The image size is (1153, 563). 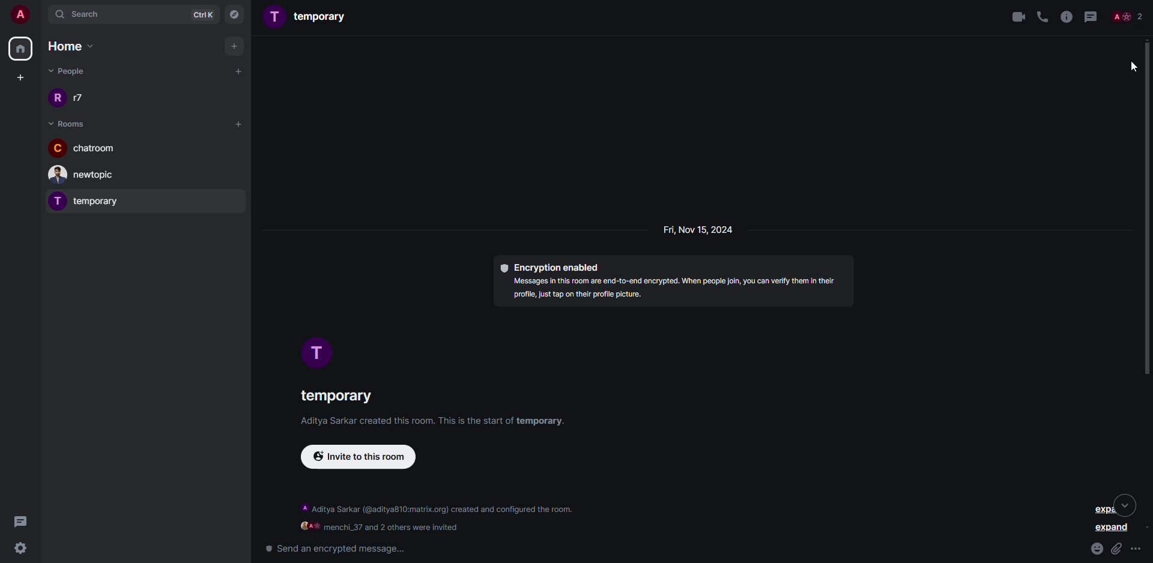 I want to click on add, so click(x=238, y=71).